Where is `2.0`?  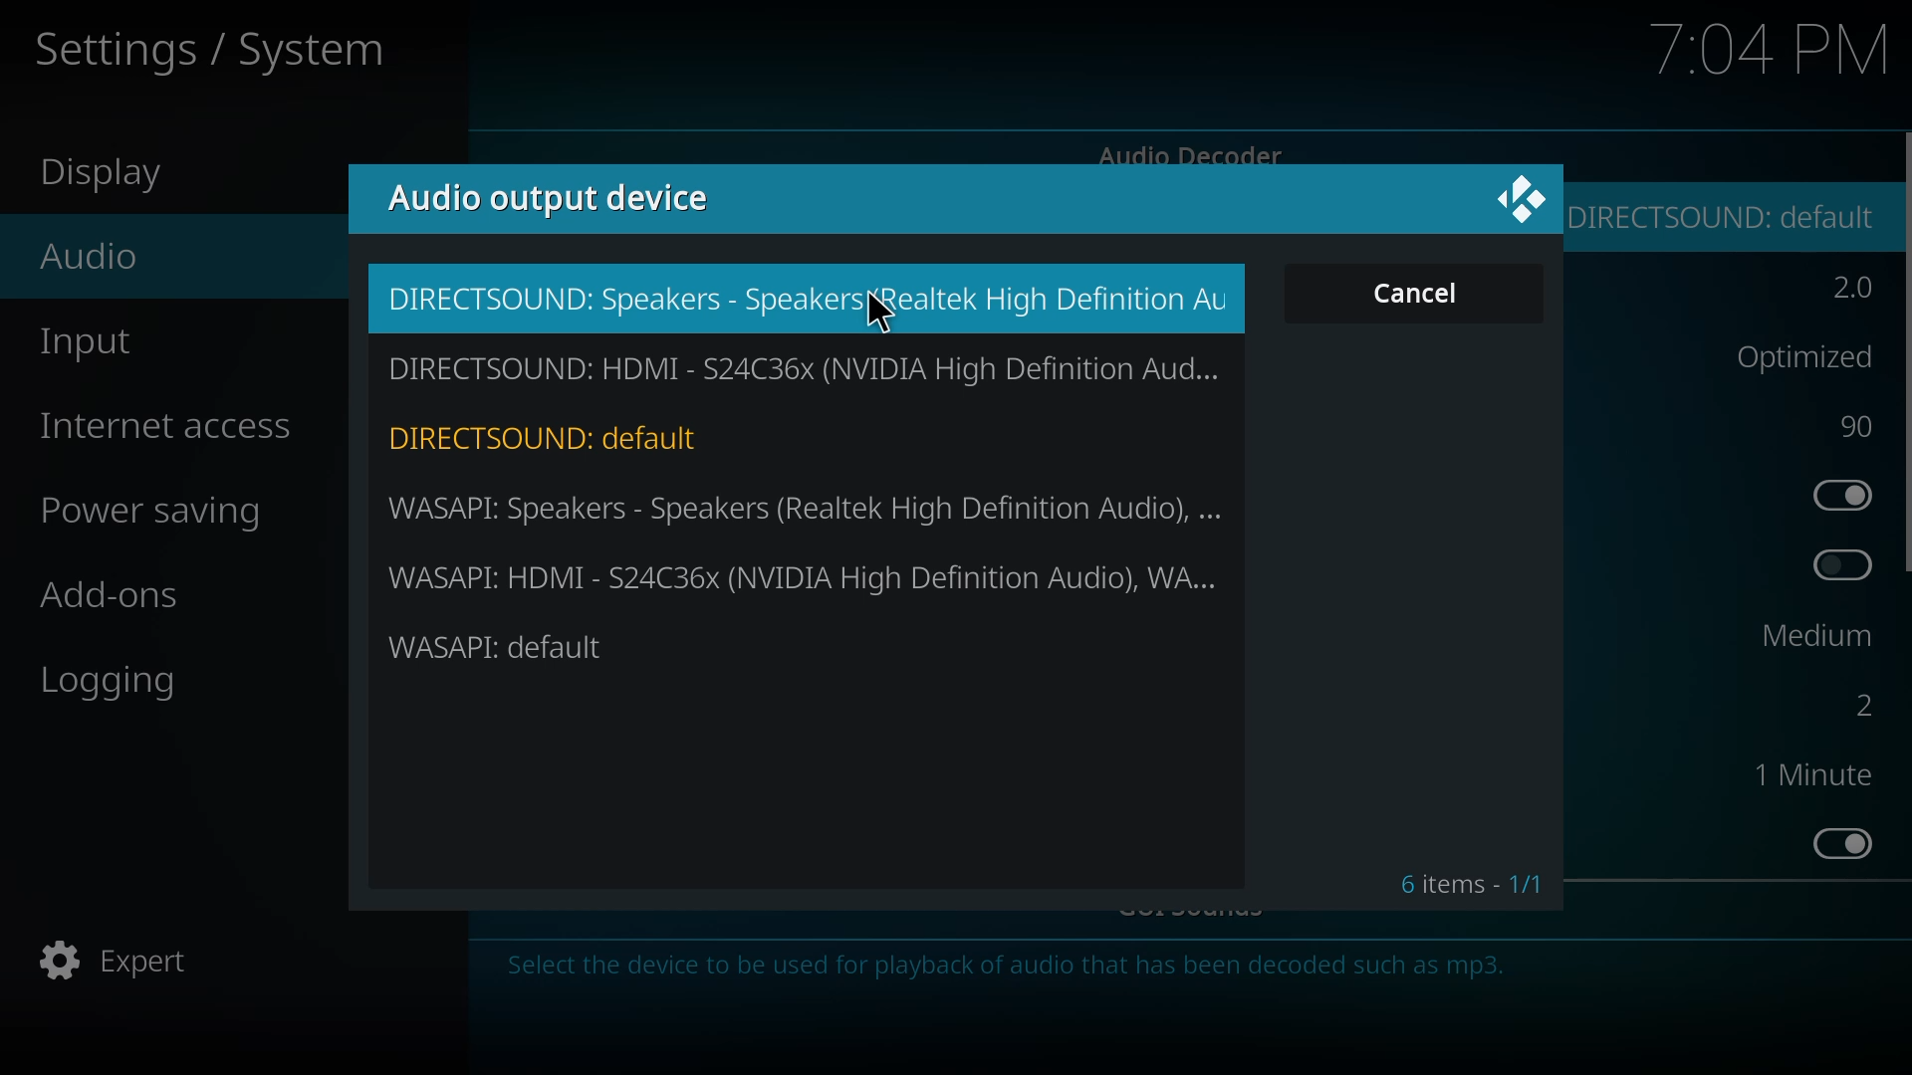
2.0 is located at coordinates (1848, 290).